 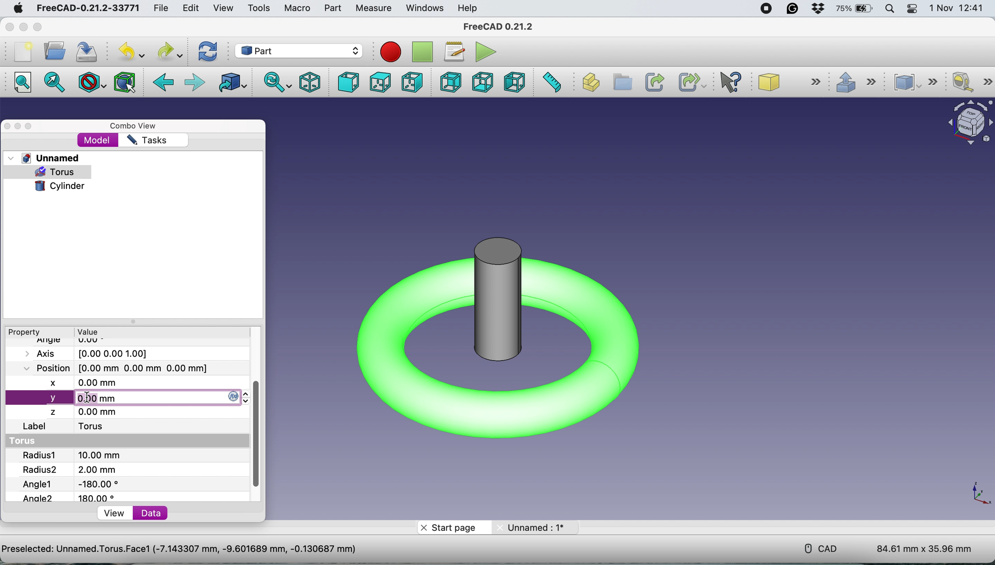 What do you see at coordinates (126, 82) in the screenshot?
I see `bounding box` at bounding box center [126, 82].